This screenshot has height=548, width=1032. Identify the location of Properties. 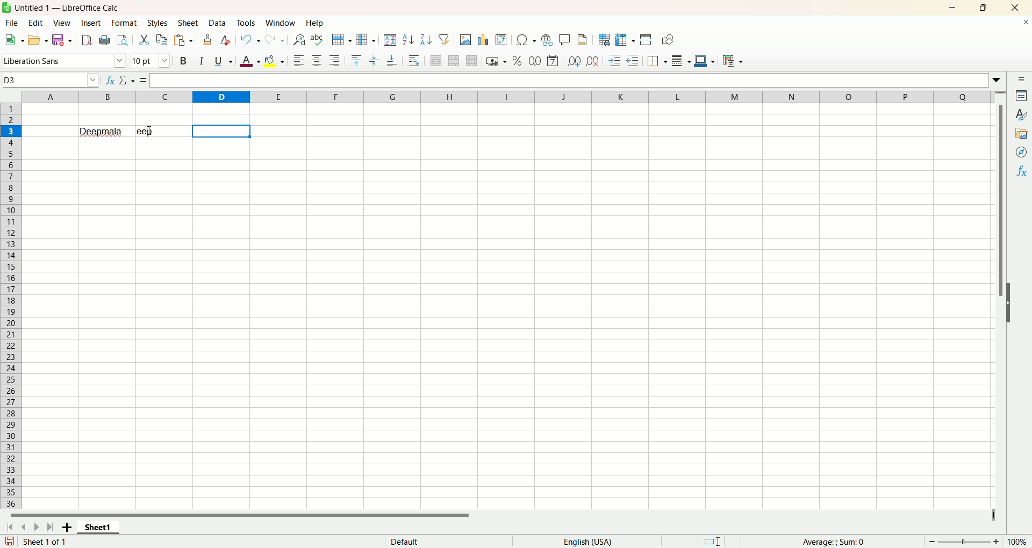
(1022, 96).